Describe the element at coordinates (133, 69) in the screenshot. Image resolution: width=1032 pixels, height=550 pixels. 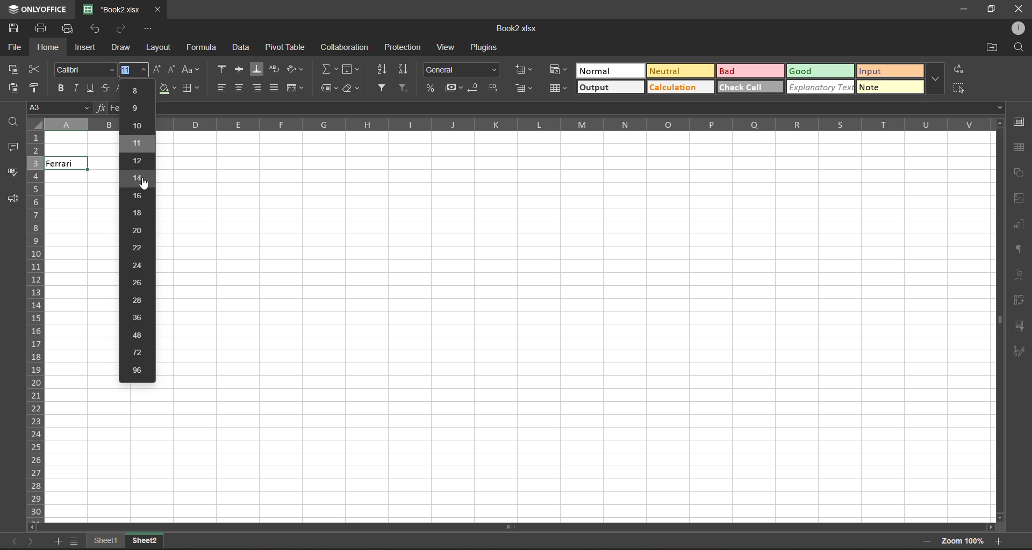
I see `font size` at that location.